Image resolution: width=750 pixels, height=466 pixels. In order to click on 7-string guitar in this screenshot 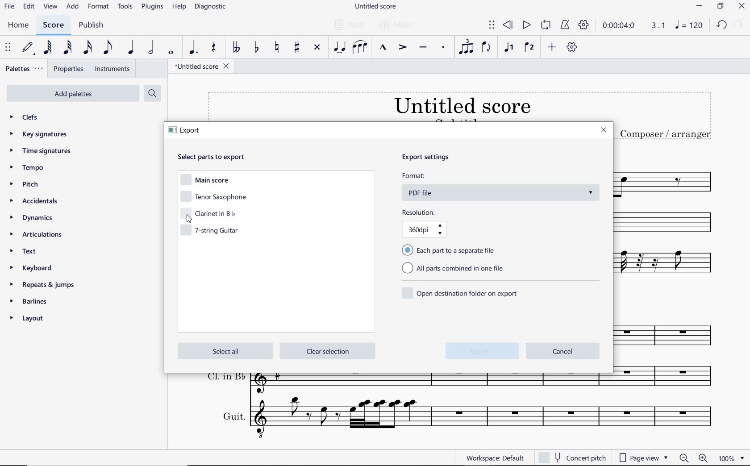, I will do `click(670, 267)`.